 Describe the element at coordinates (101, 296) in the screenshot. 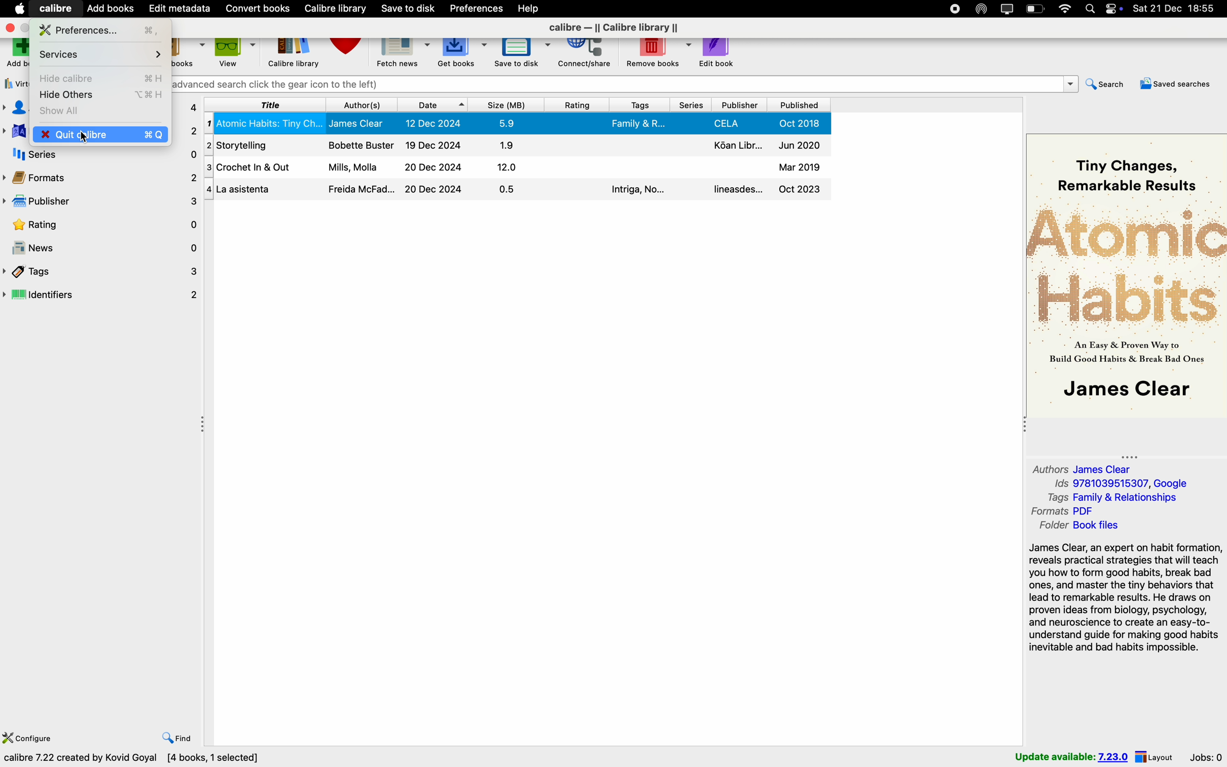

I see `identifiers` at that location.